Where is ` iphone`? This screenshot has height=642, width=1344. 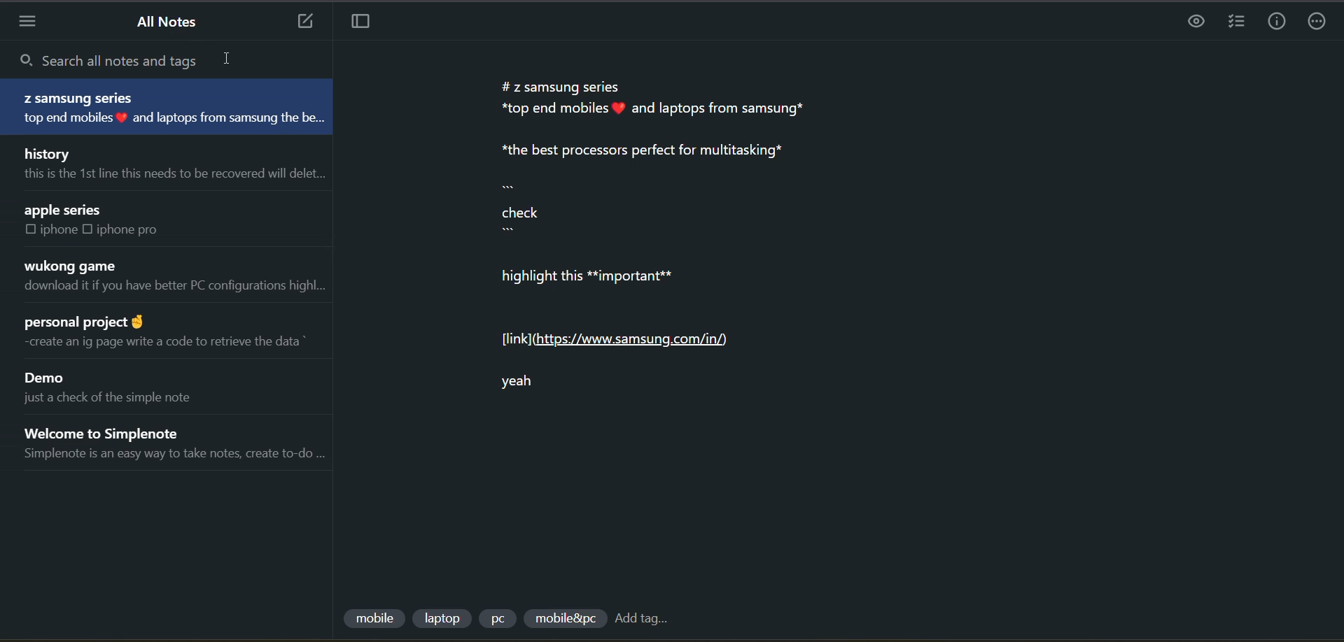  iphone is located at coordinates (57, 229).